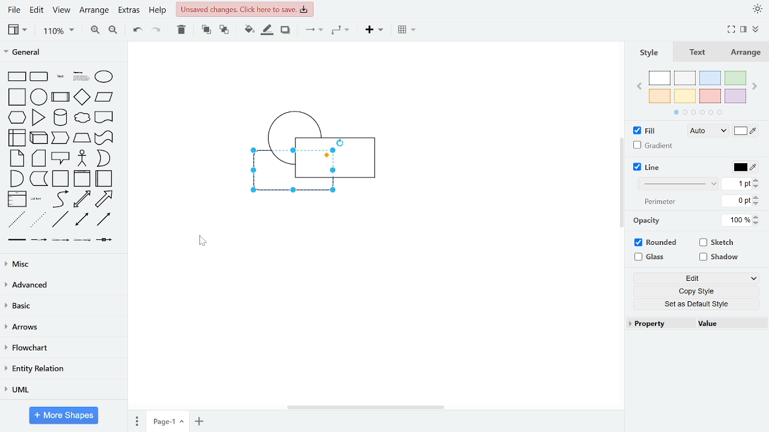  I want to click on flowchart, so click(64, 347).